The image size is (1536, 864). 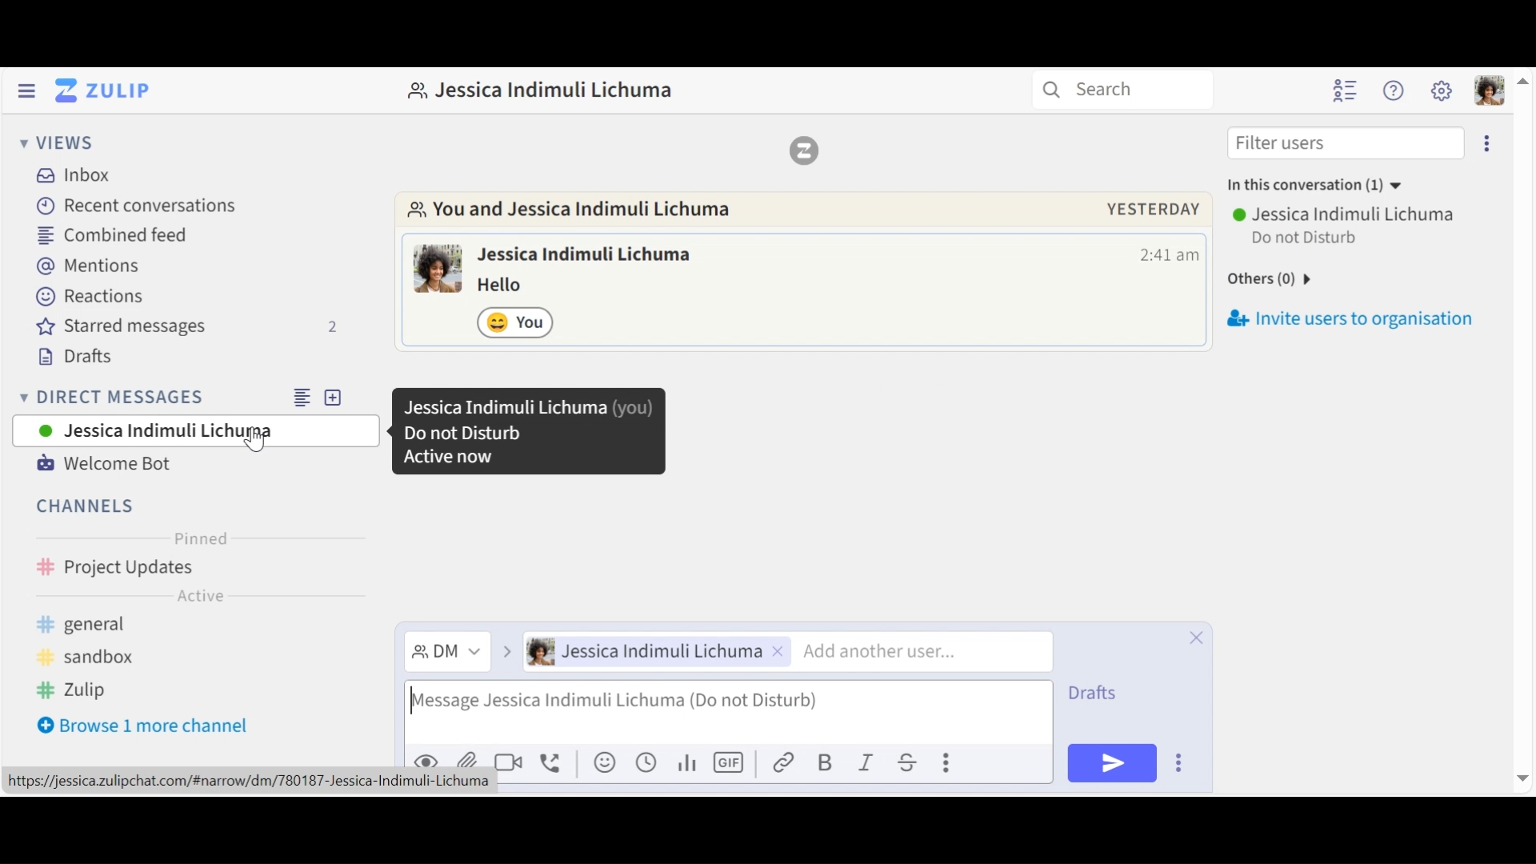 I want to click on url, so click(x=256, y=782).